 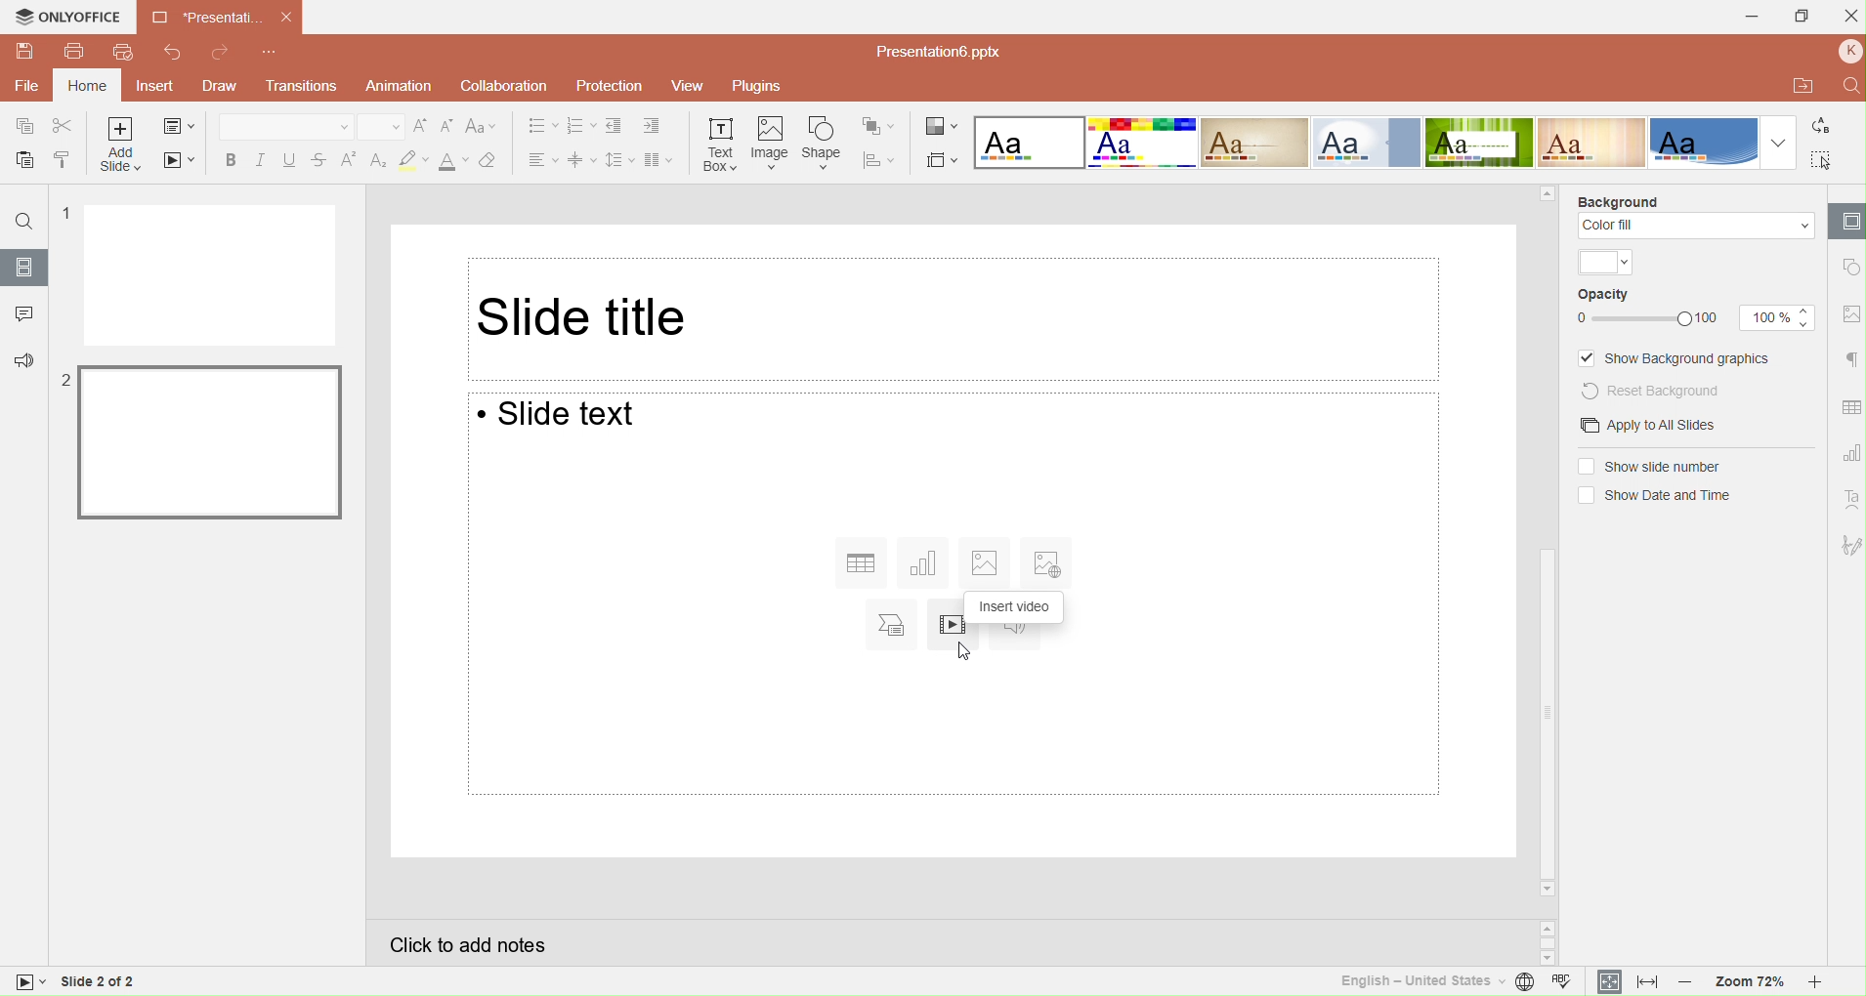 I want to click on Insert audio, so click(x=1018, y=608).